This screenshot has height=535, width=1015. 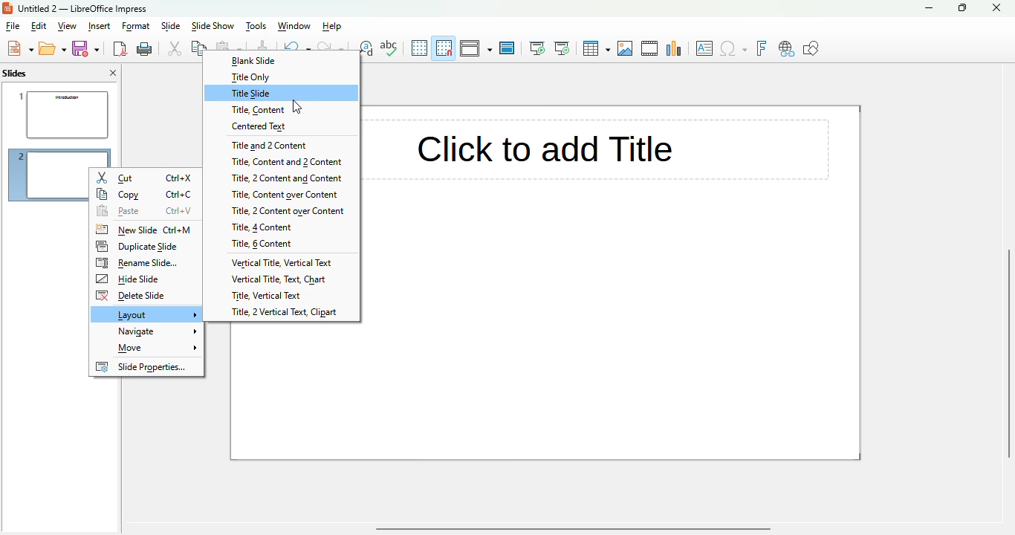 What do you see at coordinates (537, 48) in the screenshot?
I see `start from first slide` at bounding box center [537, 48].